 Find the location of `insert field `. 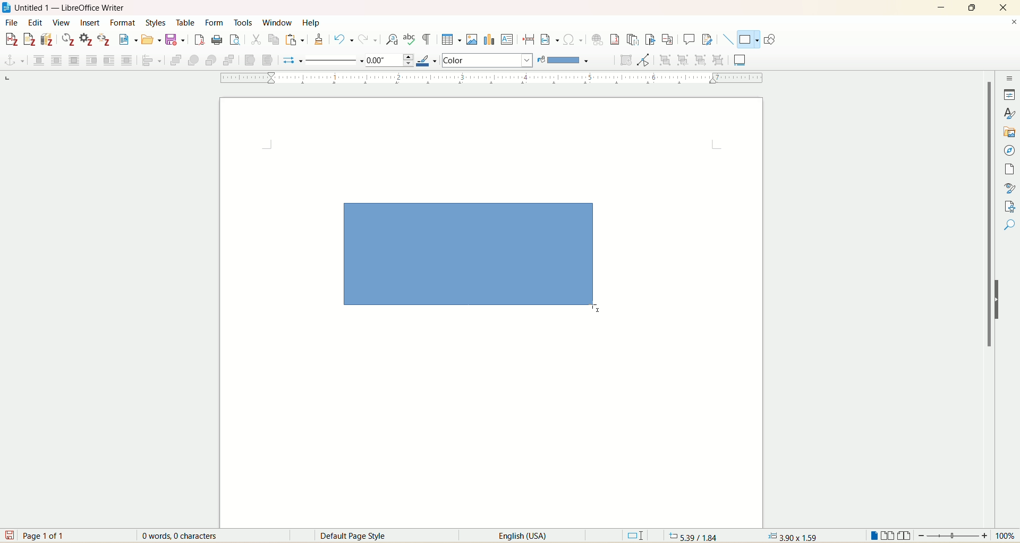

insert field  is located at coordinates (550, 39).